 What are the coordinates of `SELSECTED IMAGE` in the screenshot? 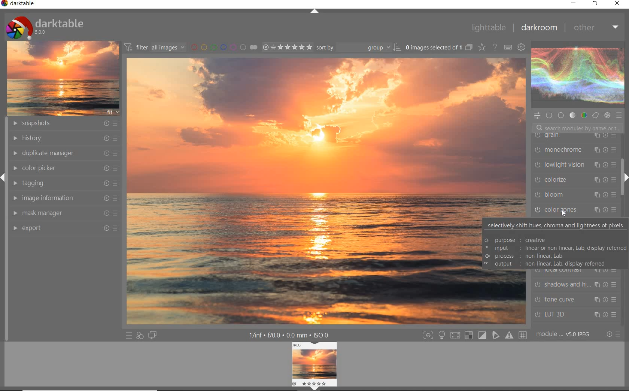 It's located at (432, 47).